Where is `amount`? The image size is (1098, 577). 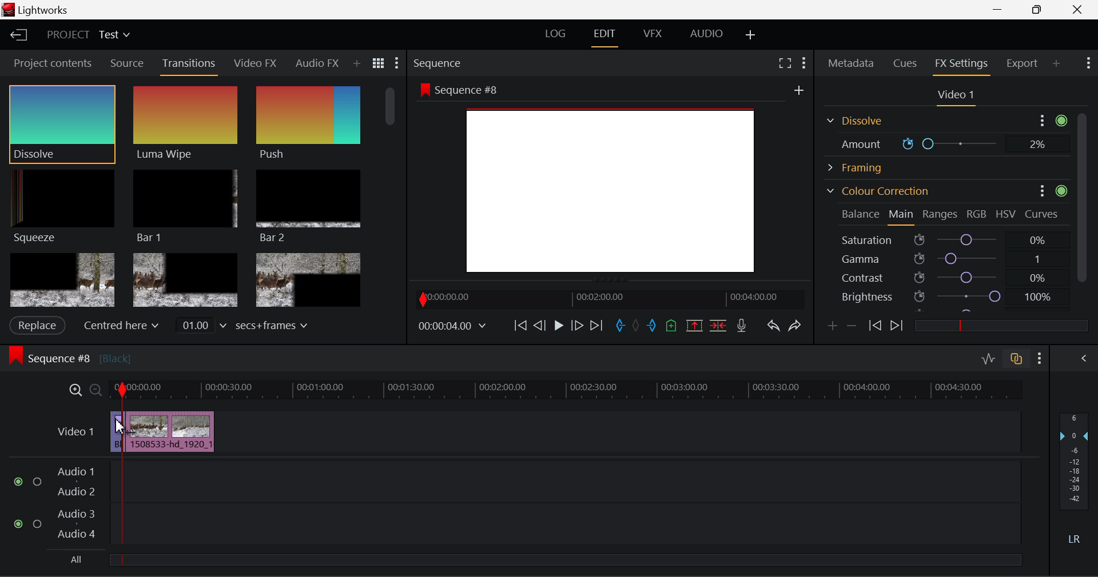
amount is located at coordinates (856, 144).